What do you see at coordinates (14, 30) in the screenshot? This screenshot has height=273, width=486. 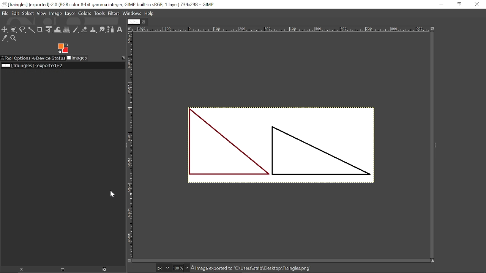 I see `Ellipse select tool` at bounding box center [14, 30].